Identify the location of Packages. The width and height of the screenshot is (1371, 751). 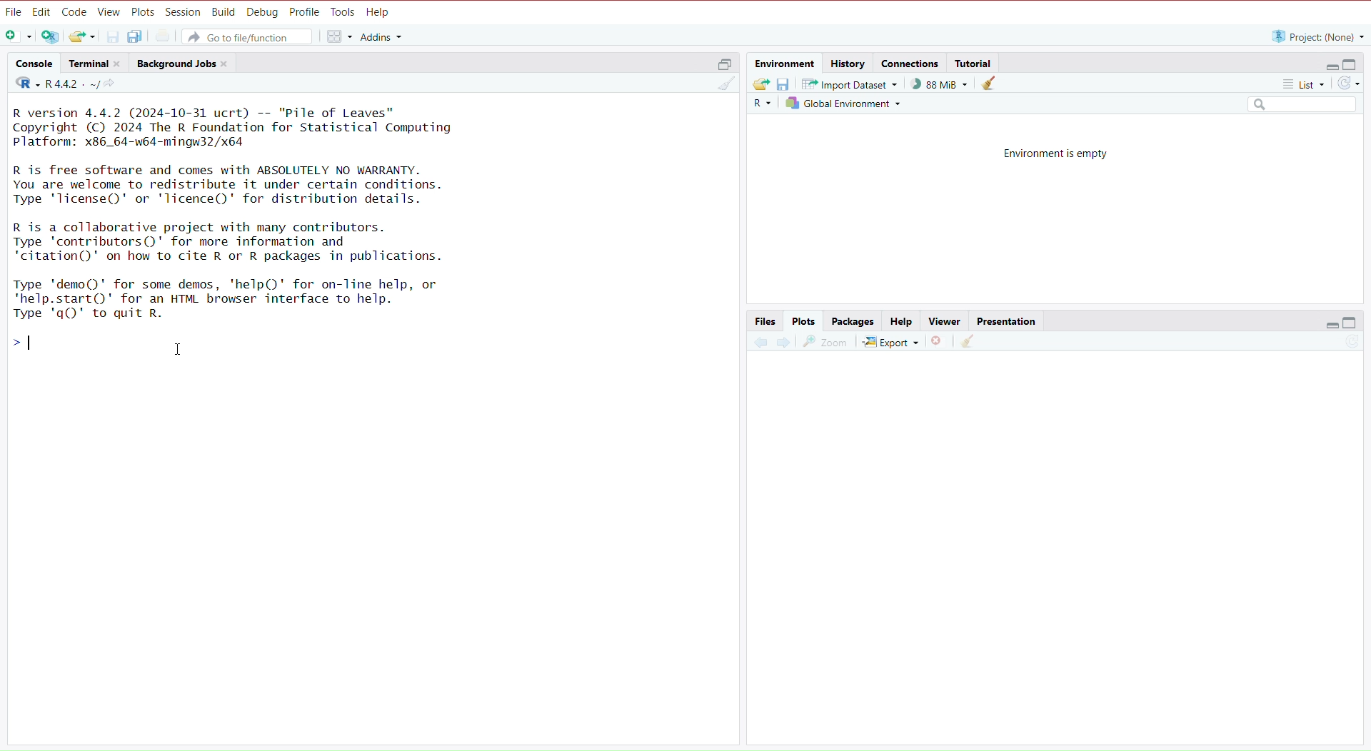
(852, 321).